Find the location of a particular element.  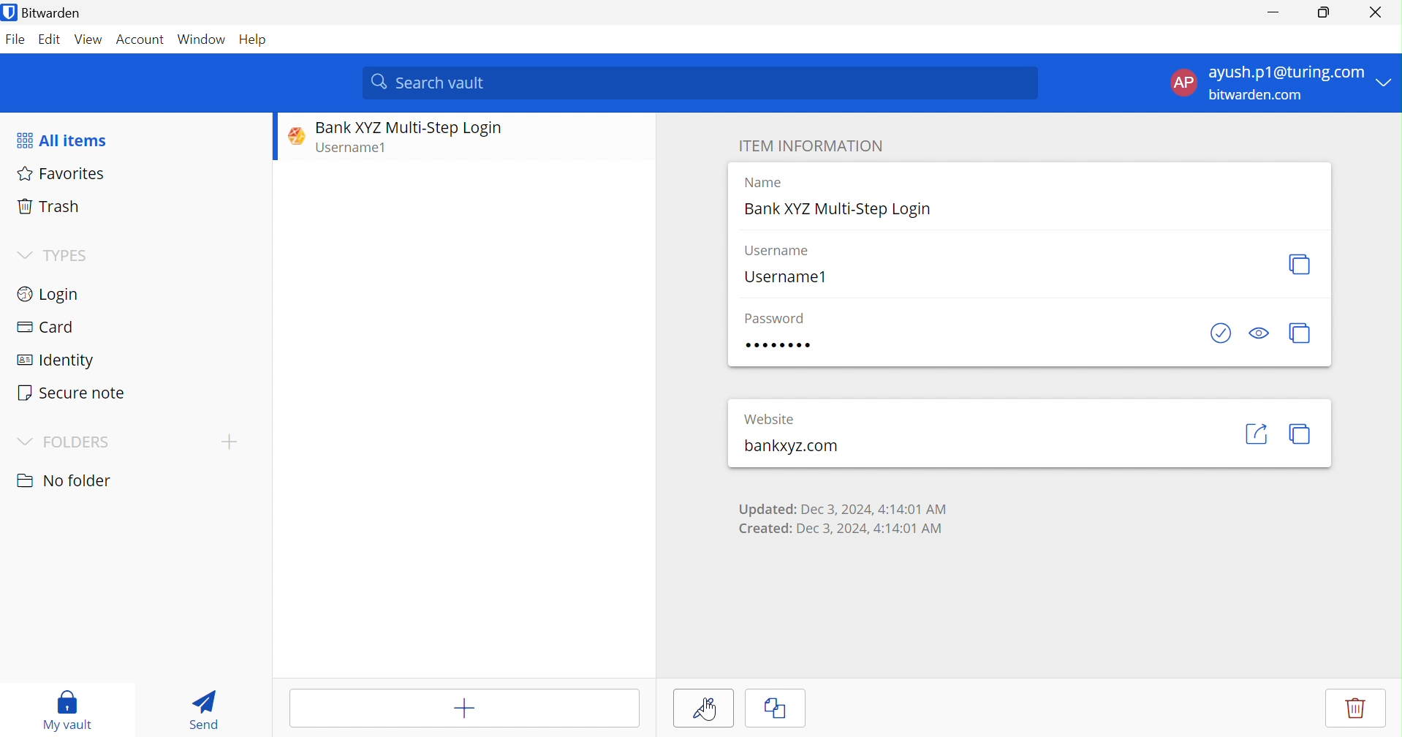

Bitwarden is located at coordinates (45, 14).